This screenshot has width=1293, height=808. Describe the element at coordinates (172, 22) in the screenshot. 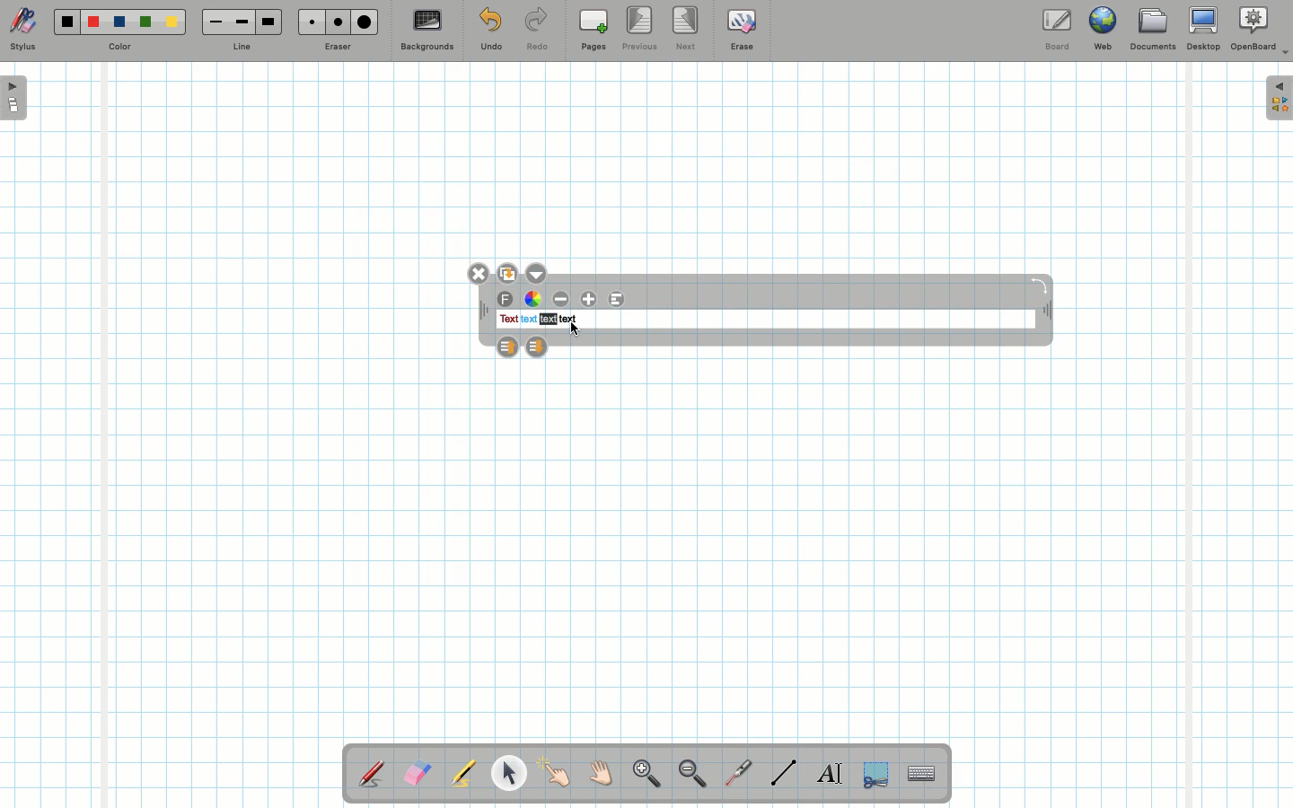

I see `Yellow` at that location.